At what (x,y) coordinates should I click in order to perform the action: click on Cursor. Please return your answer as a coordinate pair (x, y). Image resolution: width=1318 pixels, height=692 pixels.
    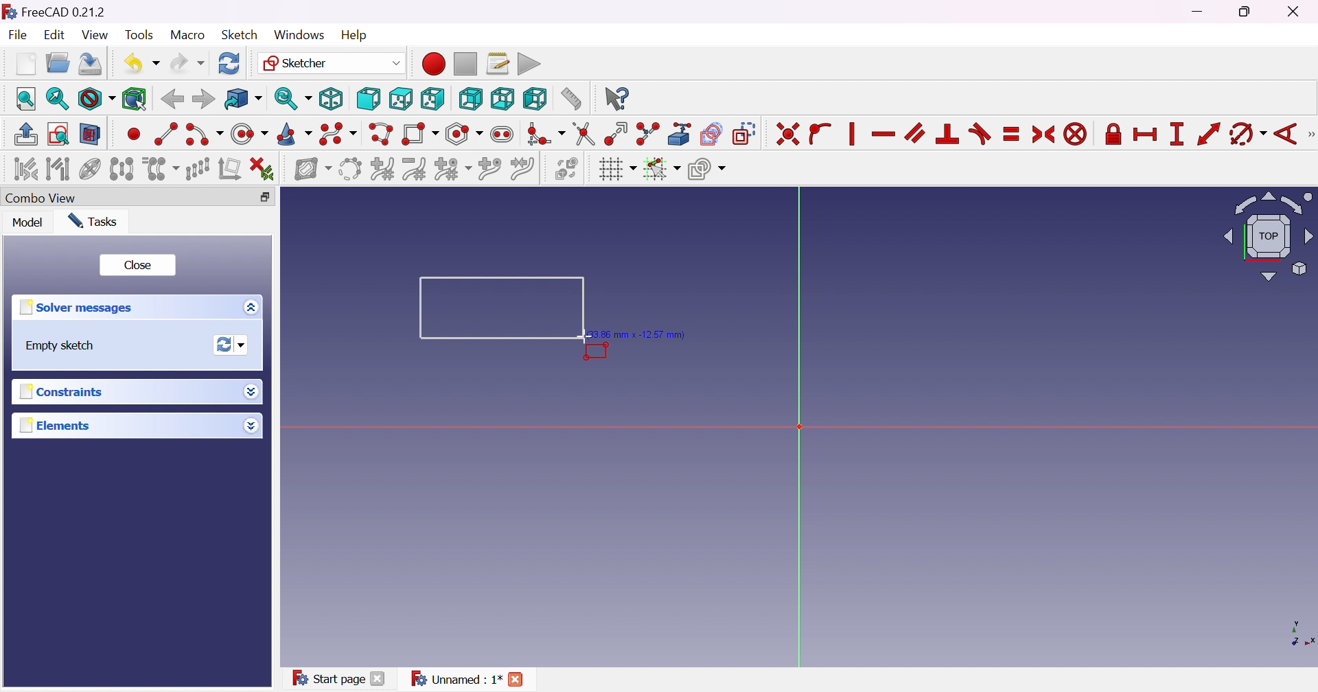
    Looking at the image, I should click on (583, 336).